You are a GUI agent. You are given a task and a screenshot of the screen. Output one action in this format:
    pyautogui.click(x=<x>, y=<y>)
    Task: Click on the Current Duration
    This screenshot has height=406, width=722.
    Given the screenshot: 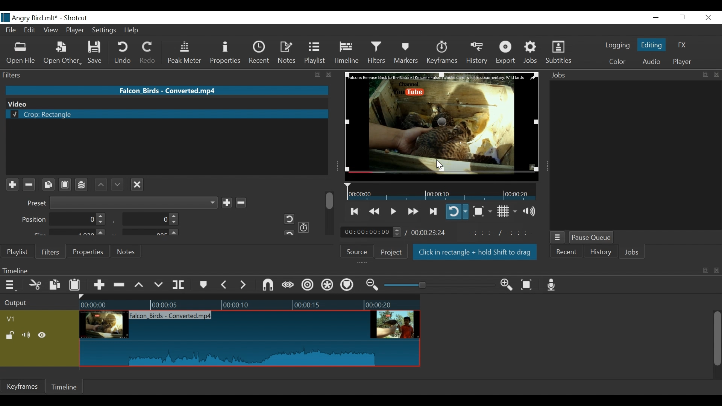 What is the action you would take?
    pyautogui.click(x=371, y=232)
    